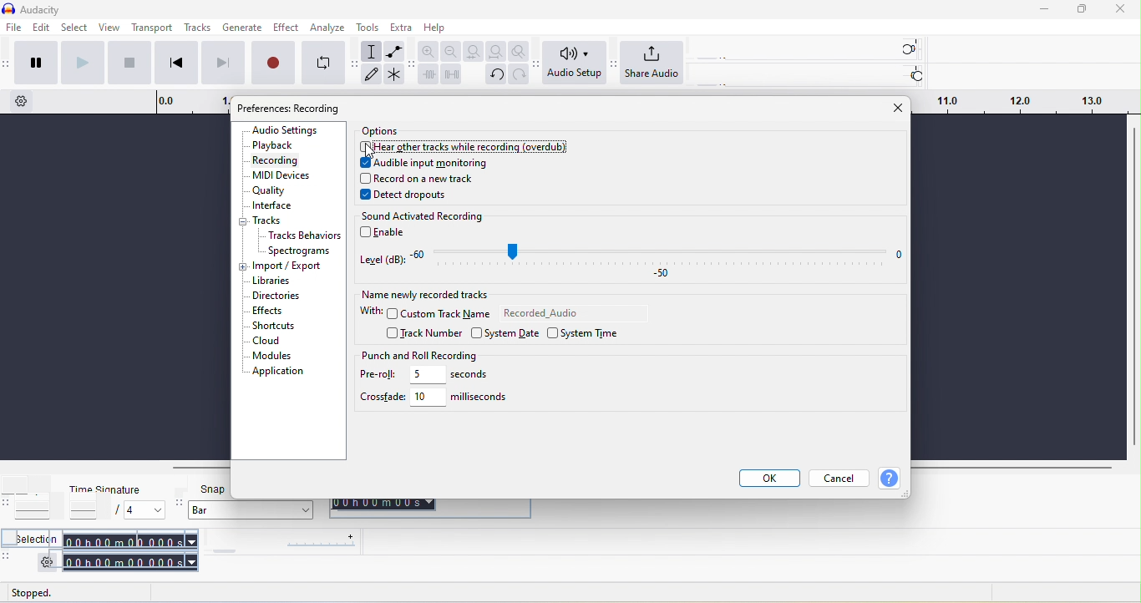 The image size is (1141, 603). I want to click on 5 seconds, so click(456, 375).